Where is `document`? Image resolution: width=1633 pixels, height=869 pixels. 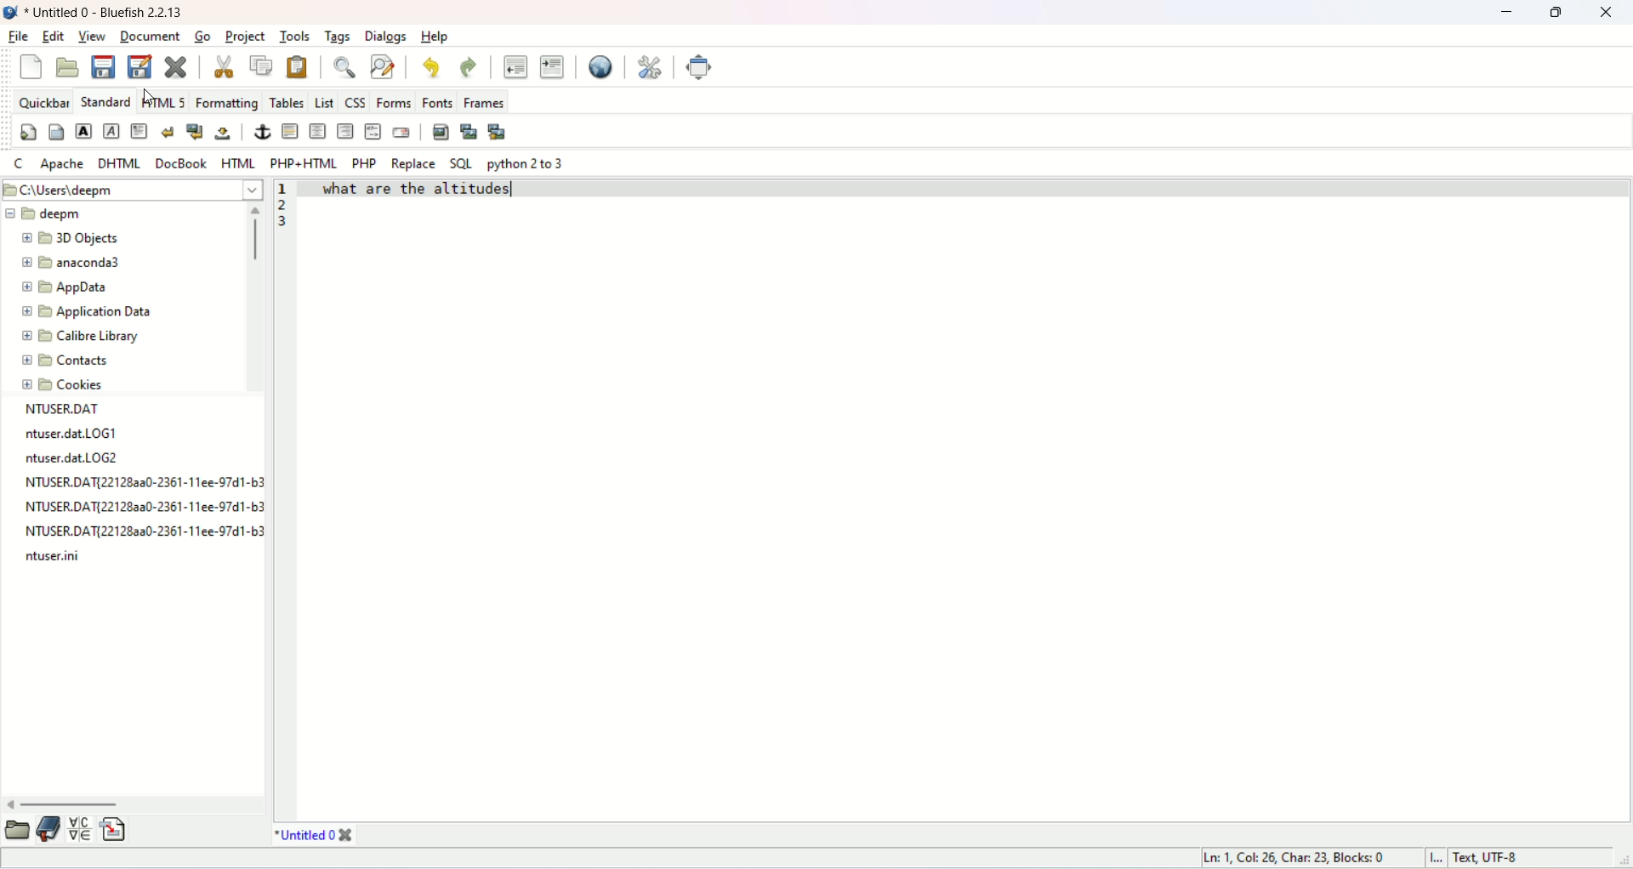
document is located at coordinates (148, 36).